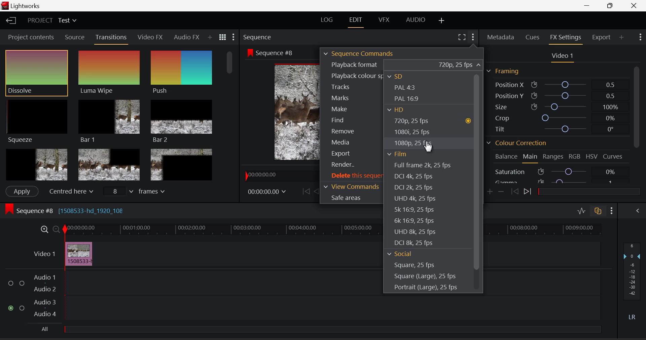 This screenshot has width=646, height=340. I want to click on Video FX, so click(151, 38).